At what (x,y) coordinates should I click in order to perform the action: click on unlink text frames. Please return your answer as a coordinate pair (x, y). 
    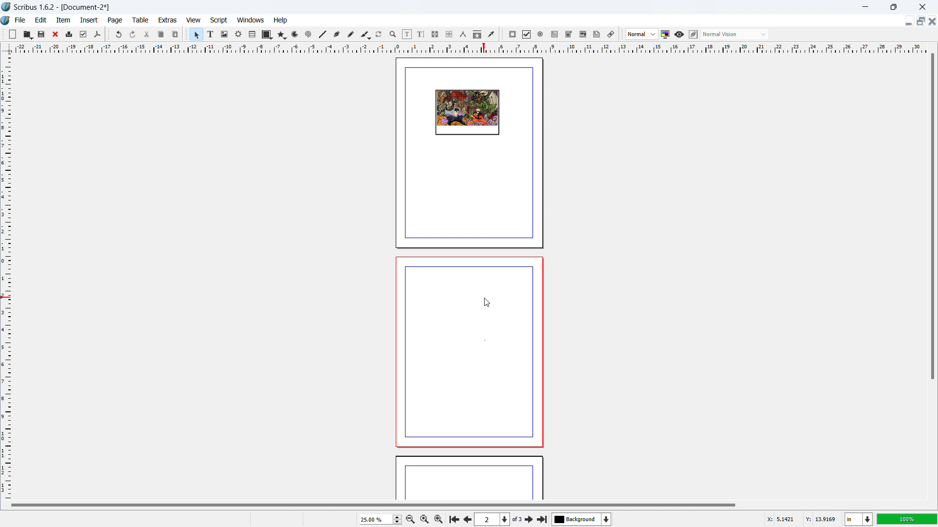
    Looking at the image, I should click on (449, 35).